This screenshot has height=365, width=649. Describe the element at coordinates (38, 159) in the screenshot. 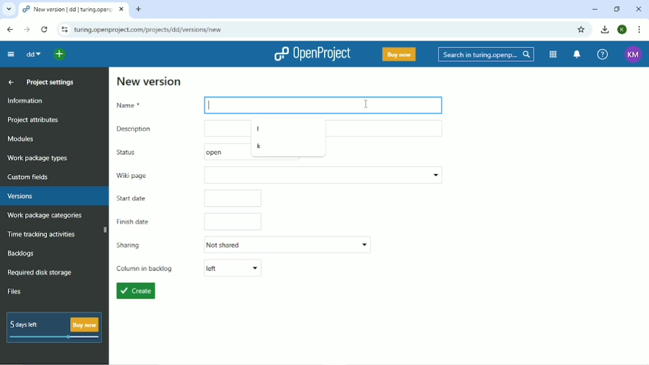

I see `Work package types` at that location.